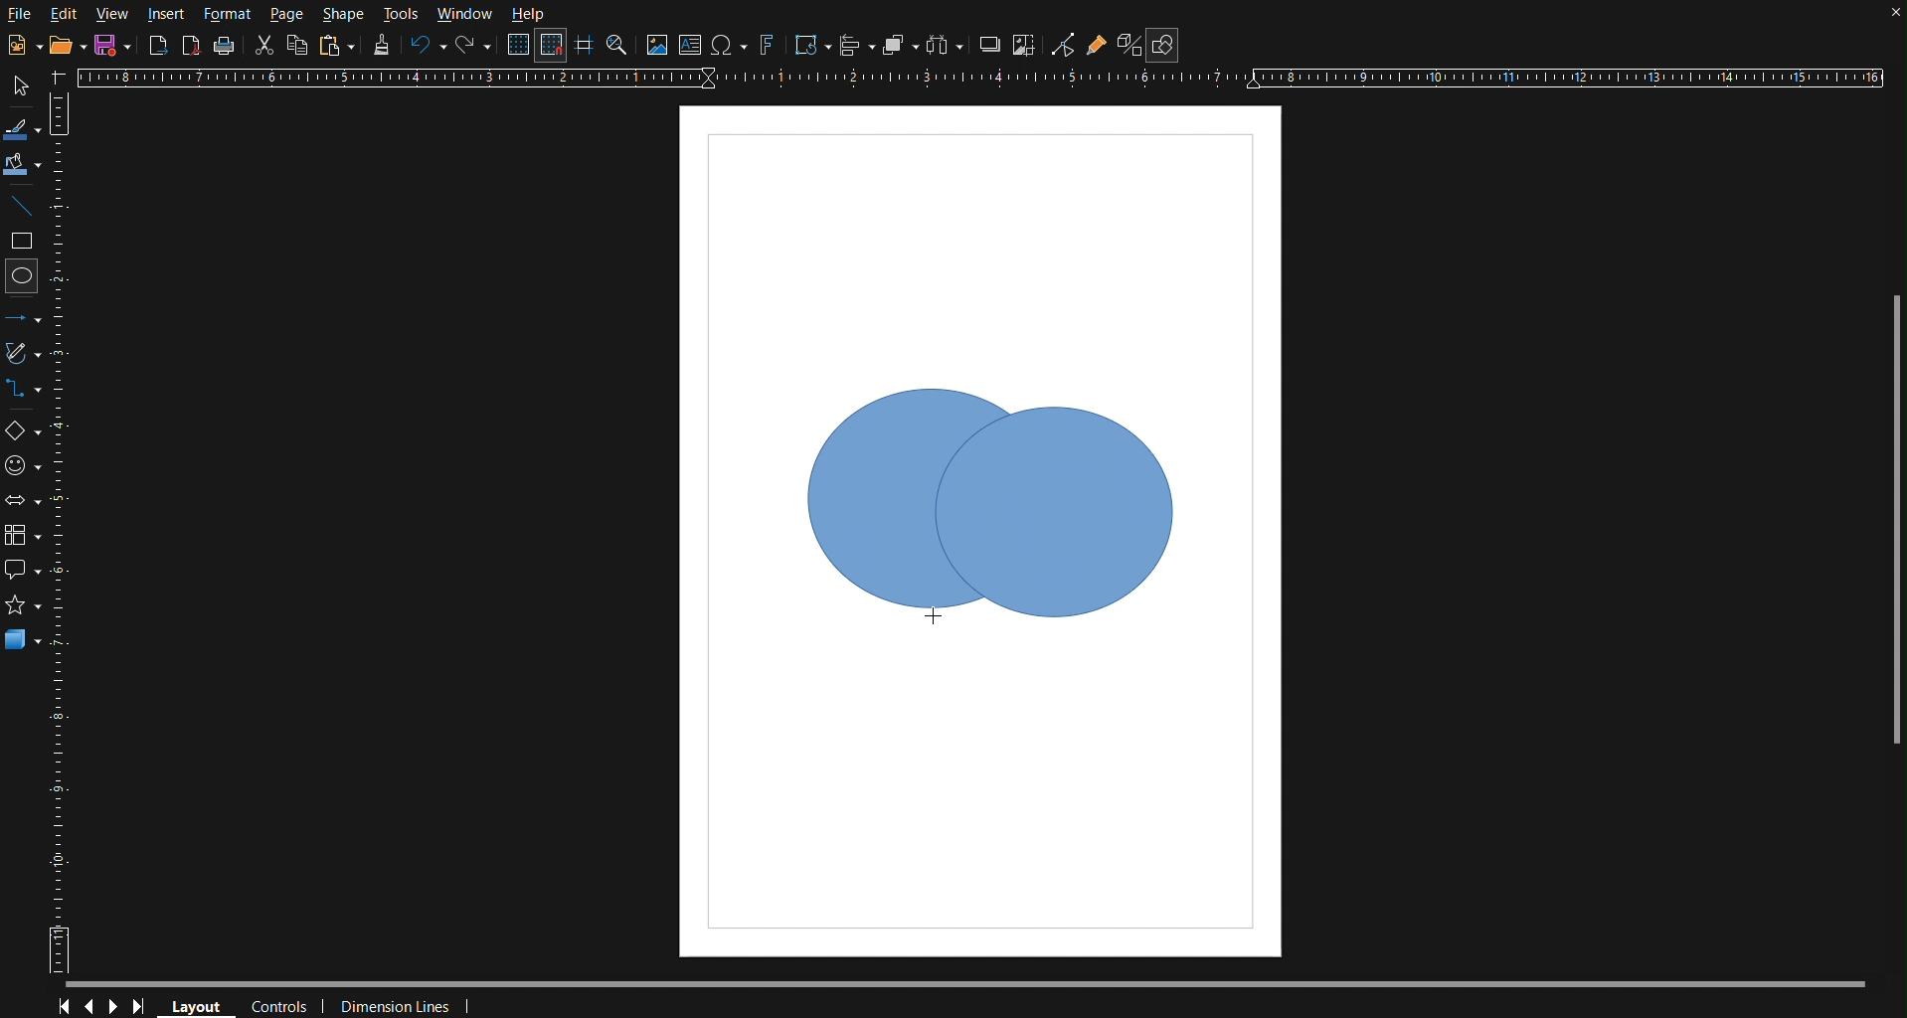 This screenshot has height=1018, width=1907. Describe the element at coordinates (193, 47) in the screenshot. I see `Export as PDF` at that location.